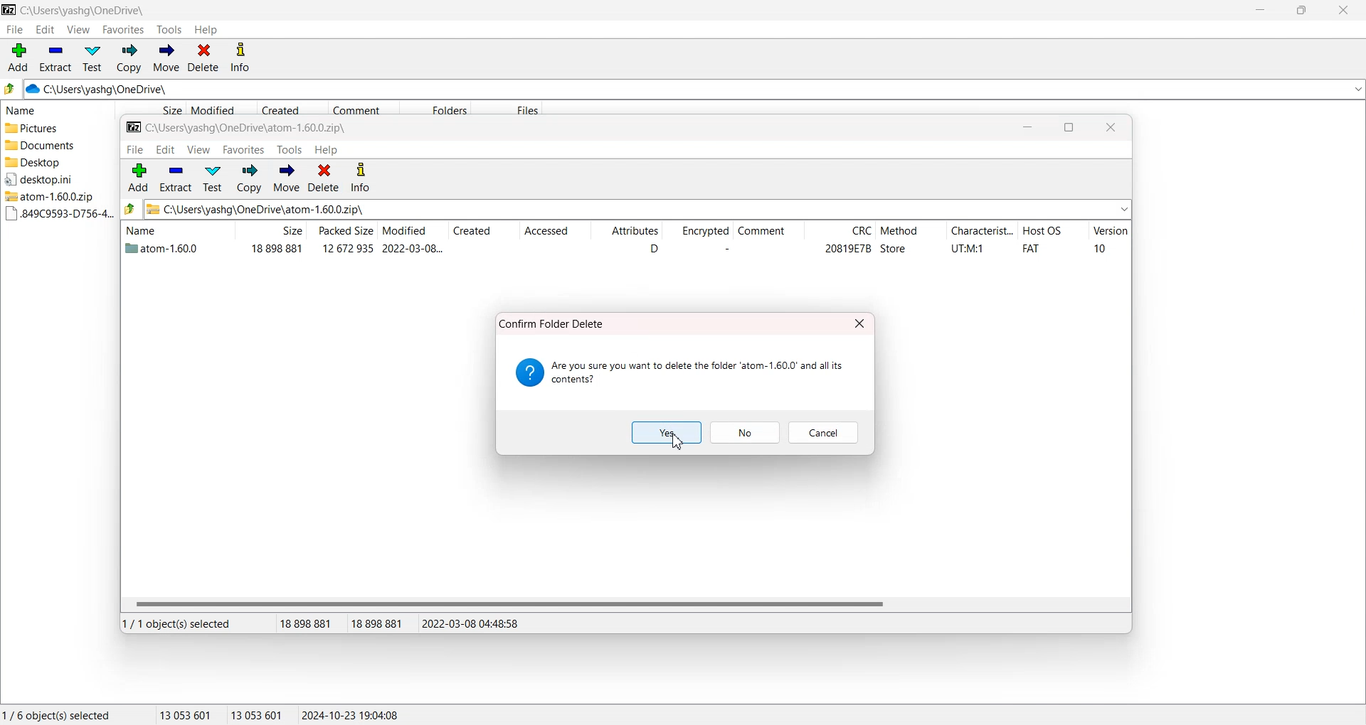 This screenshot has width=1366, height=725. Describe the element at coordinates (270, 230) in the screenshot. I see `Size` at that location.